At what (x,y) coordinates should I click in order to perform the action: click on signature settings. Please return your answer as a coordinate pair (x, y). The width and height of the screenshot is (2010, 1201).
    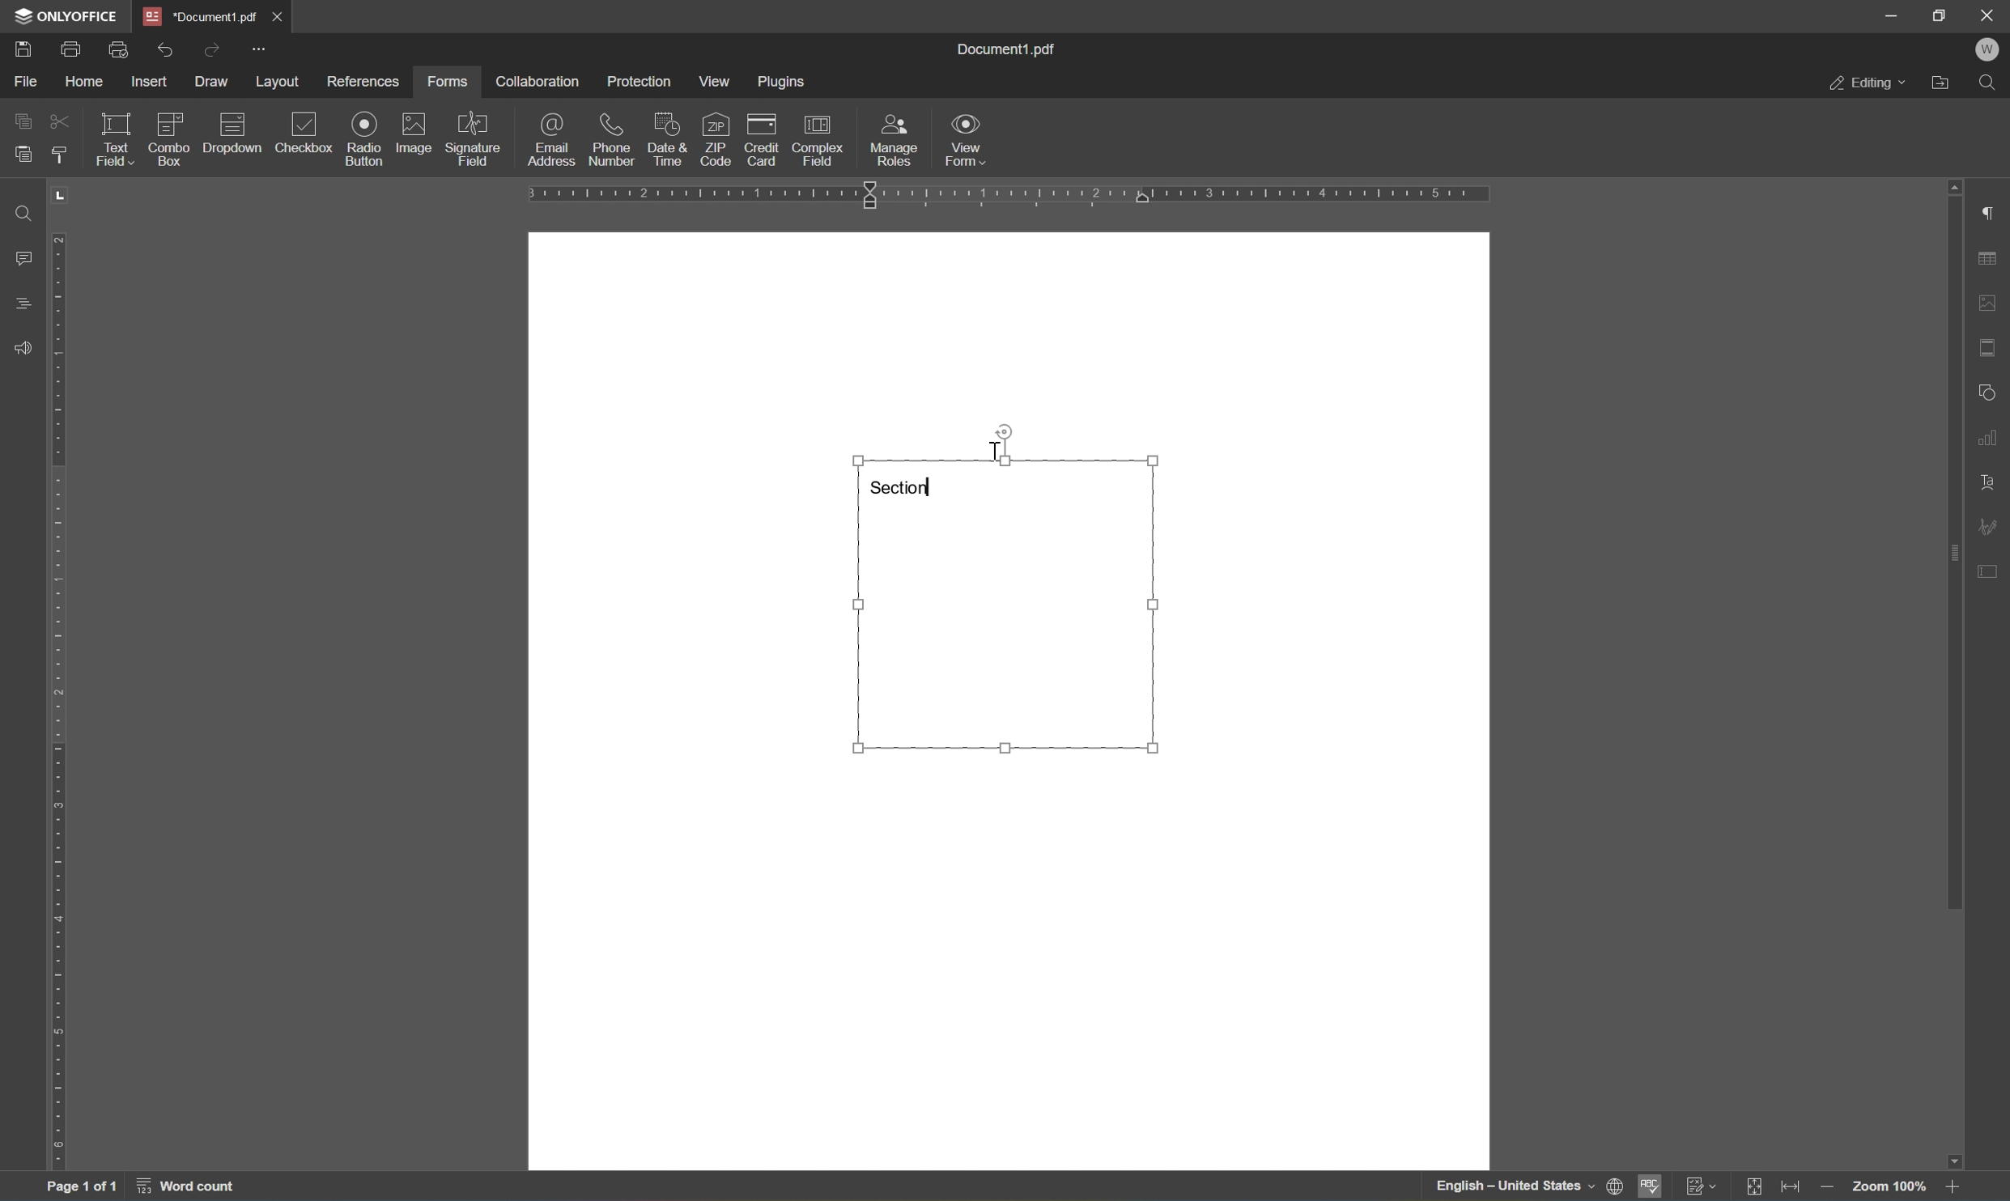
    Looking at the image, I should click on (1992, 527).